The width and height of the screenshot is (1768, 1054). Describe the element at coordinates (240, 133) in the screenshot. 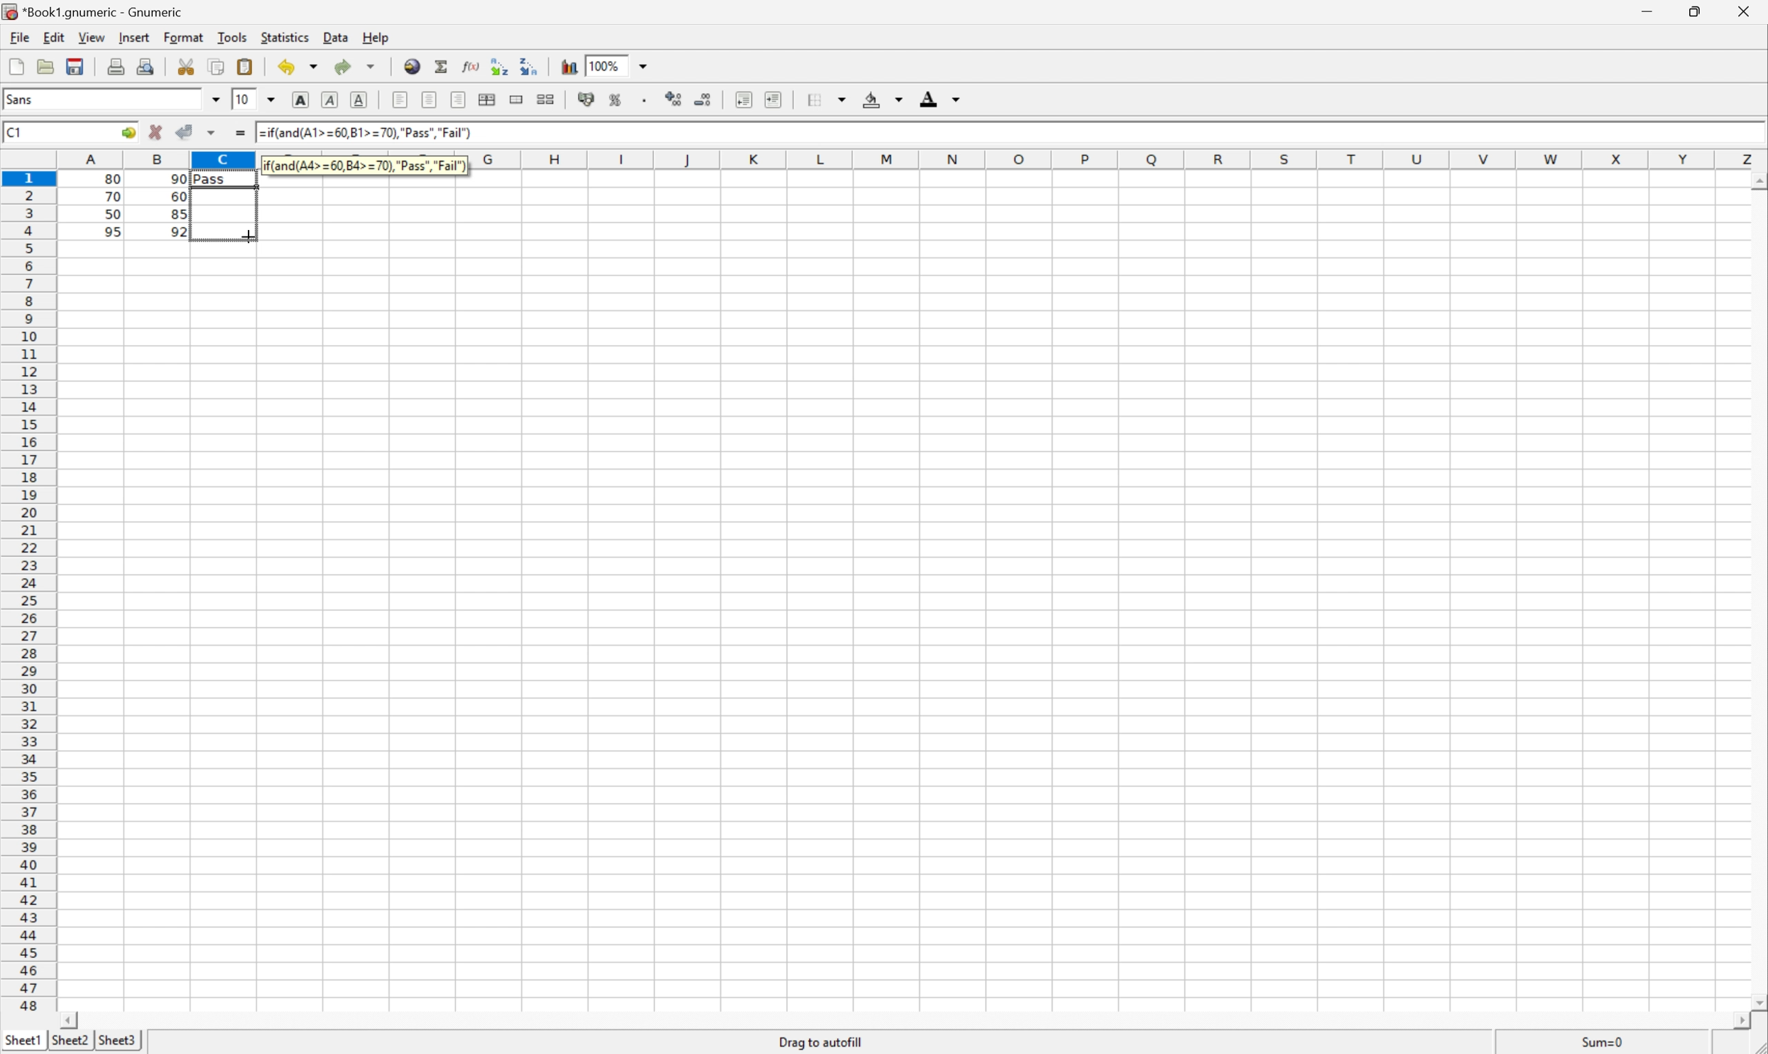

I see `Enter formula` at that location.